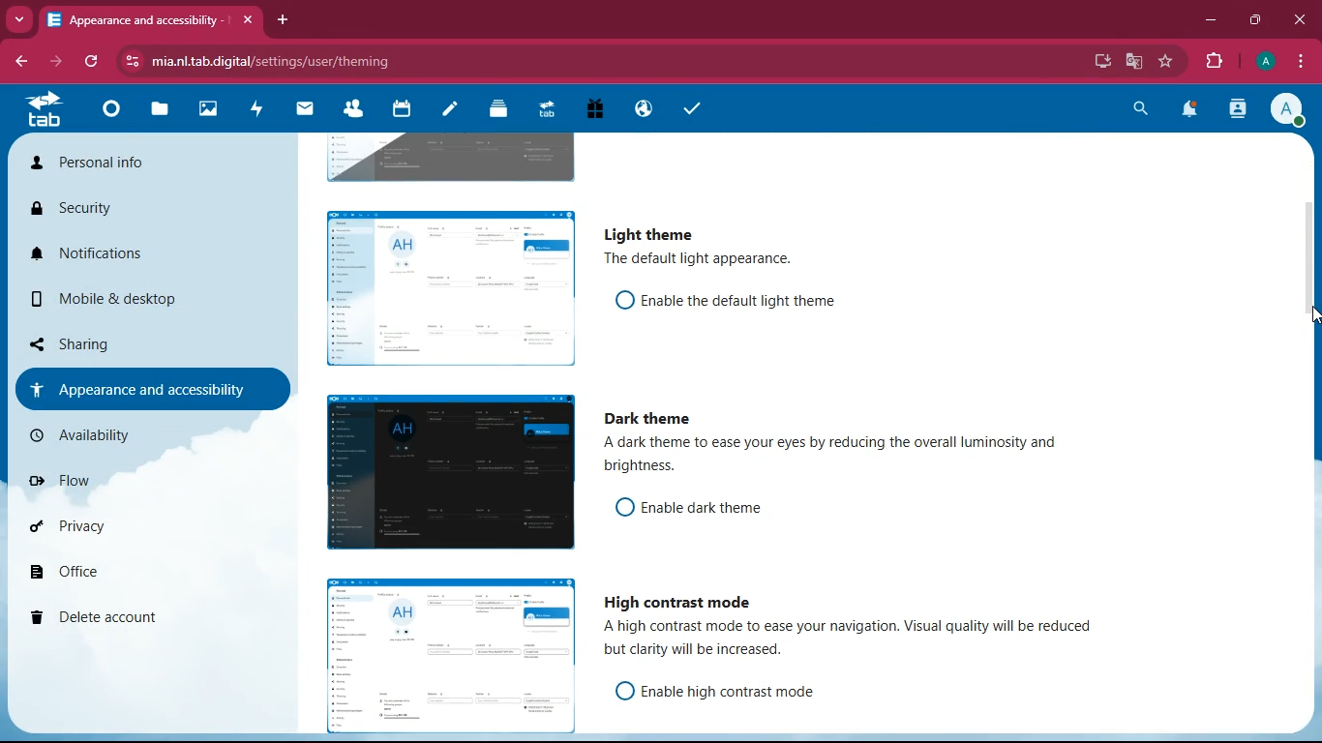  Describe the element at coordinates (618, 690) in the screenshot. I see `on/off button` at that location.